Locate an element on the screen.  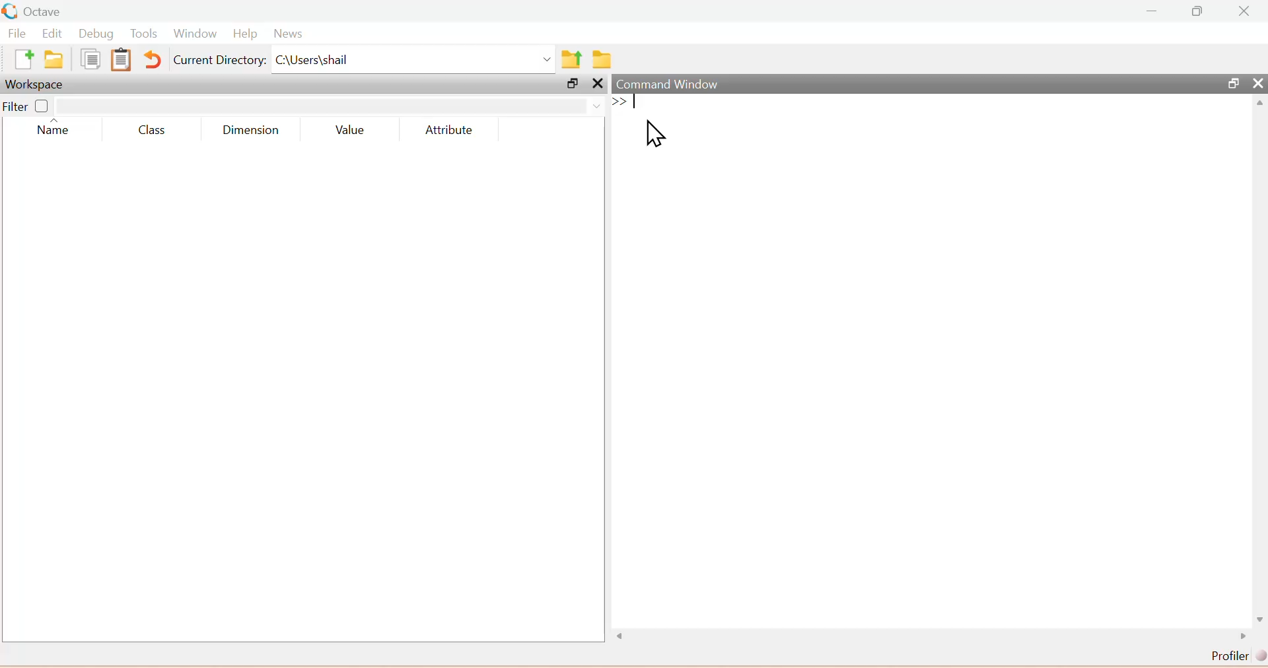
 is located at coordinates (598, 83).